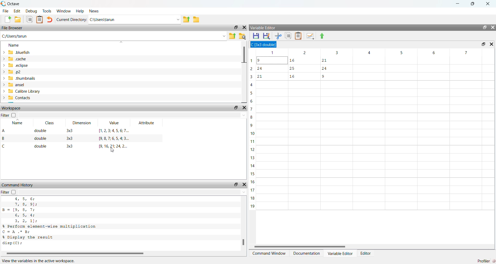 The width and height of the screenshot is (496, 264). Describe the element at coordinates (68, 139) in the screenshot. I see `B double 3x3 9.8,7,6,5,4;3..` at that location.